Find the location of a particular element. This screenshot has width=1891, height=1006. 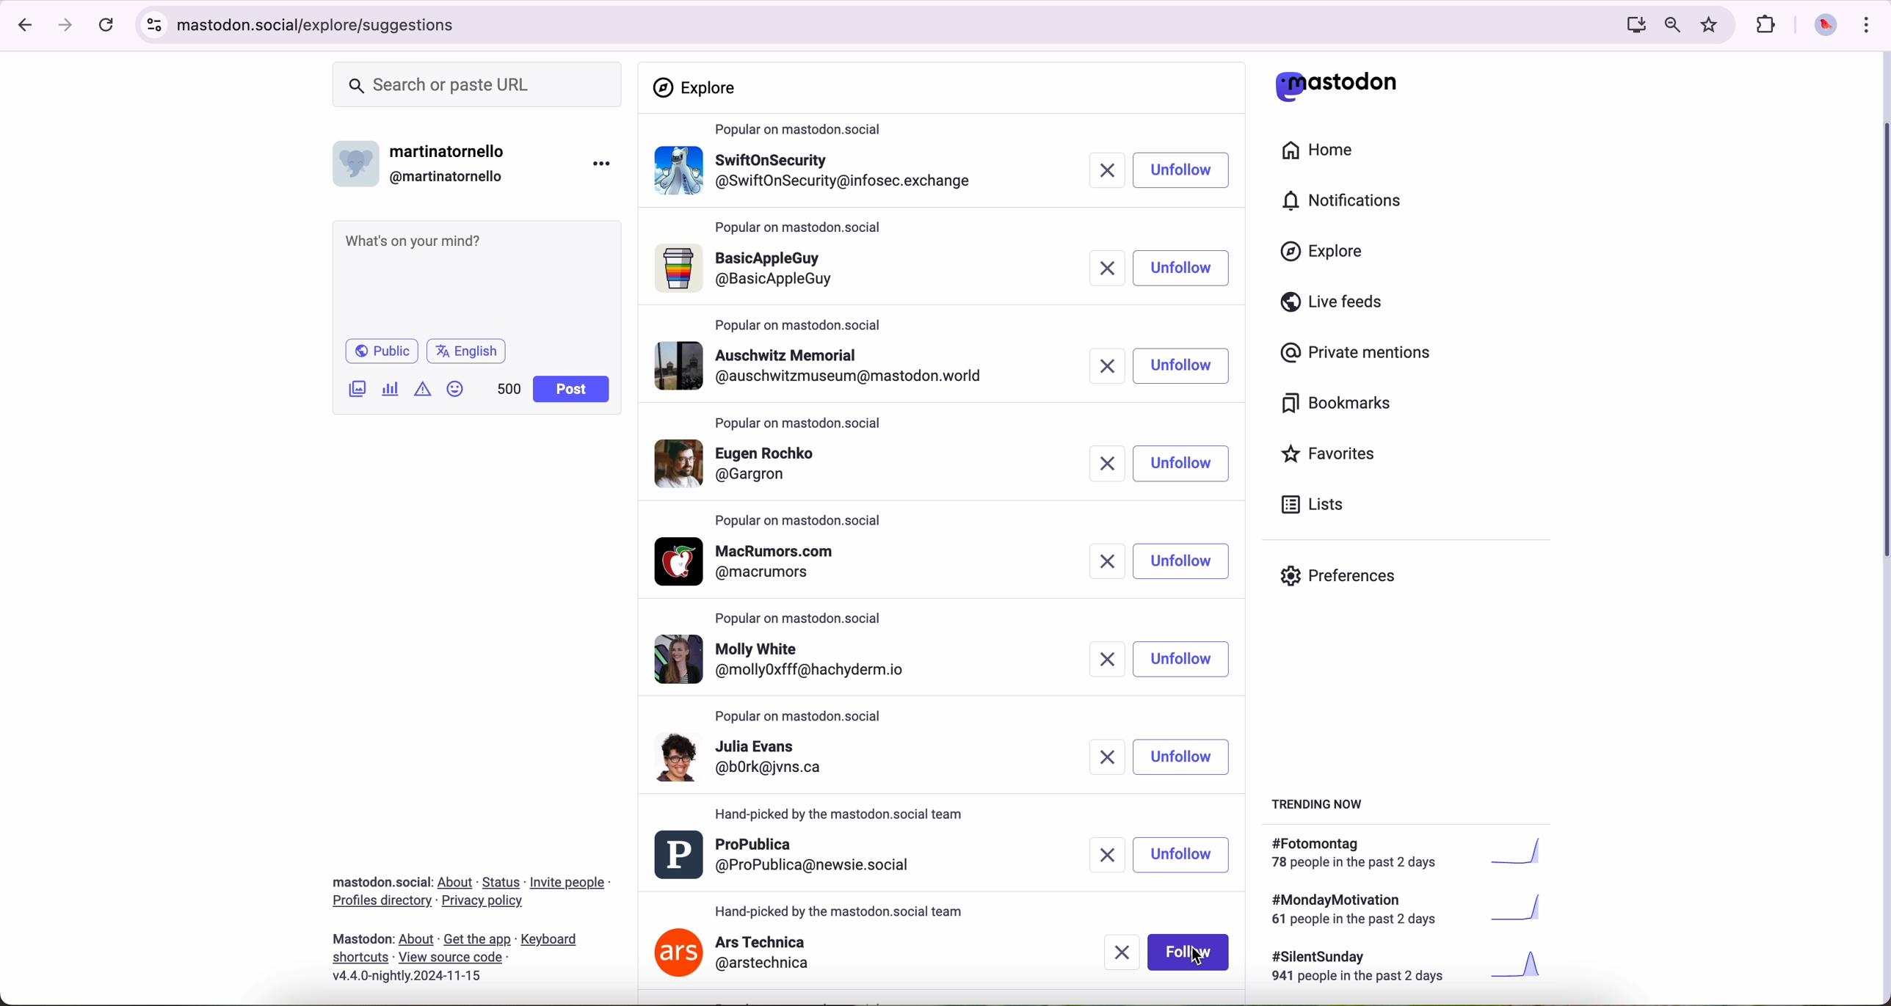

popular on mastodon.social is located at coordinates (805, 230).